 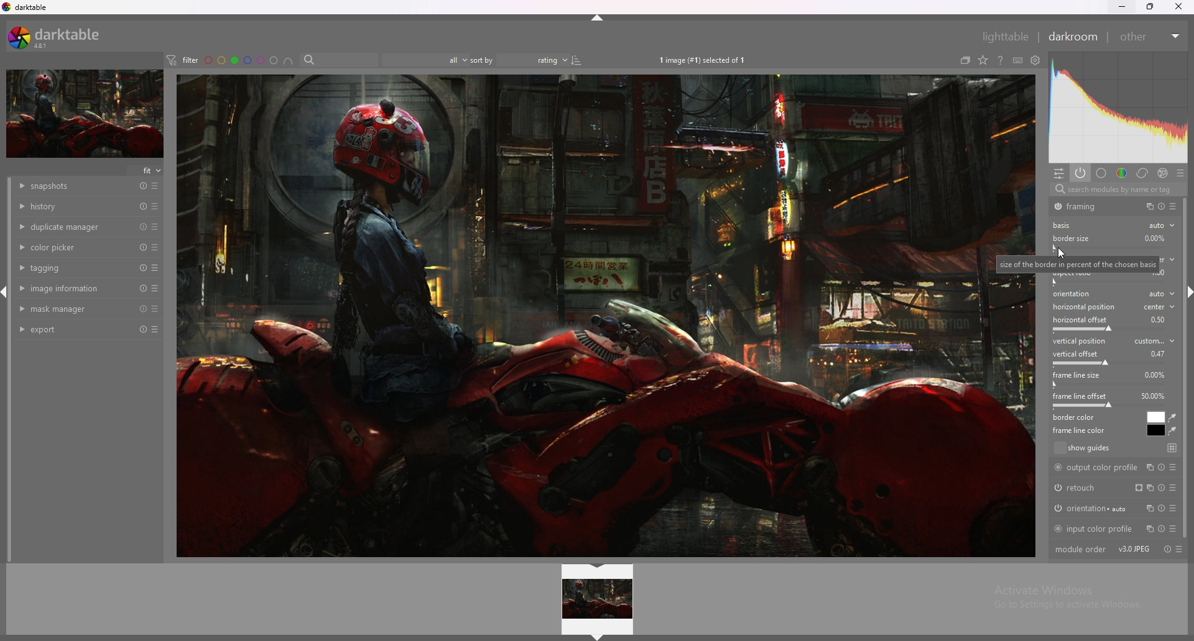 What do you see at coordinates (1078, 353) in the screenshot?
I see `vertical offset` at bounding box center [1078, 353].